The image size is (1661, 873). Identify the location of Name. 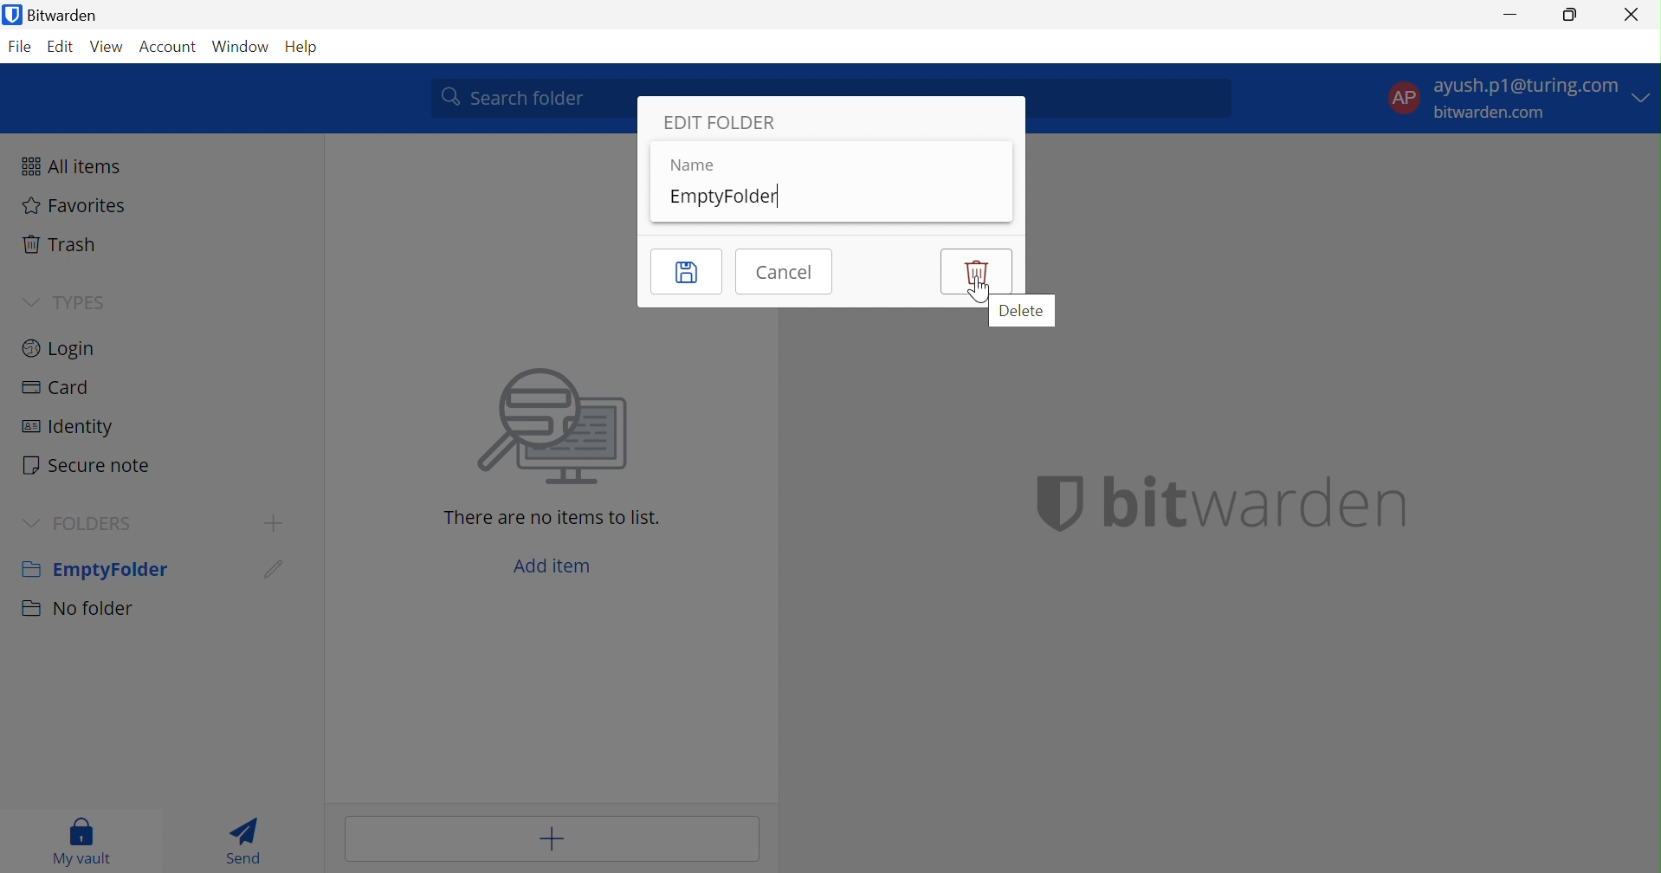
(688, 165).